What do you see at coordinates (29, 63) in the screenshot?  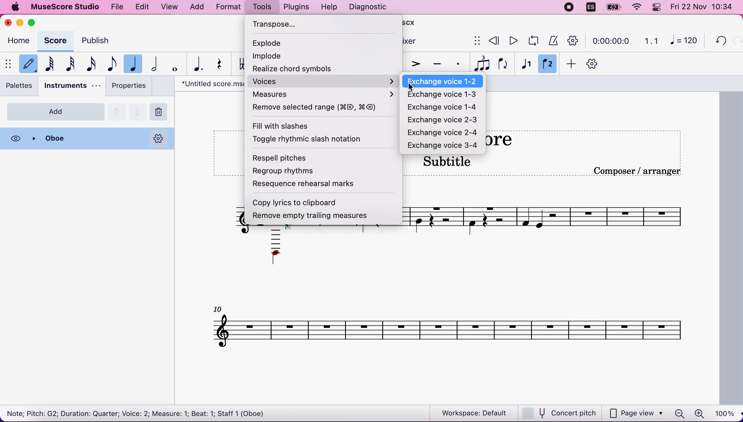 I see `default` at bounding box center [29, 63].